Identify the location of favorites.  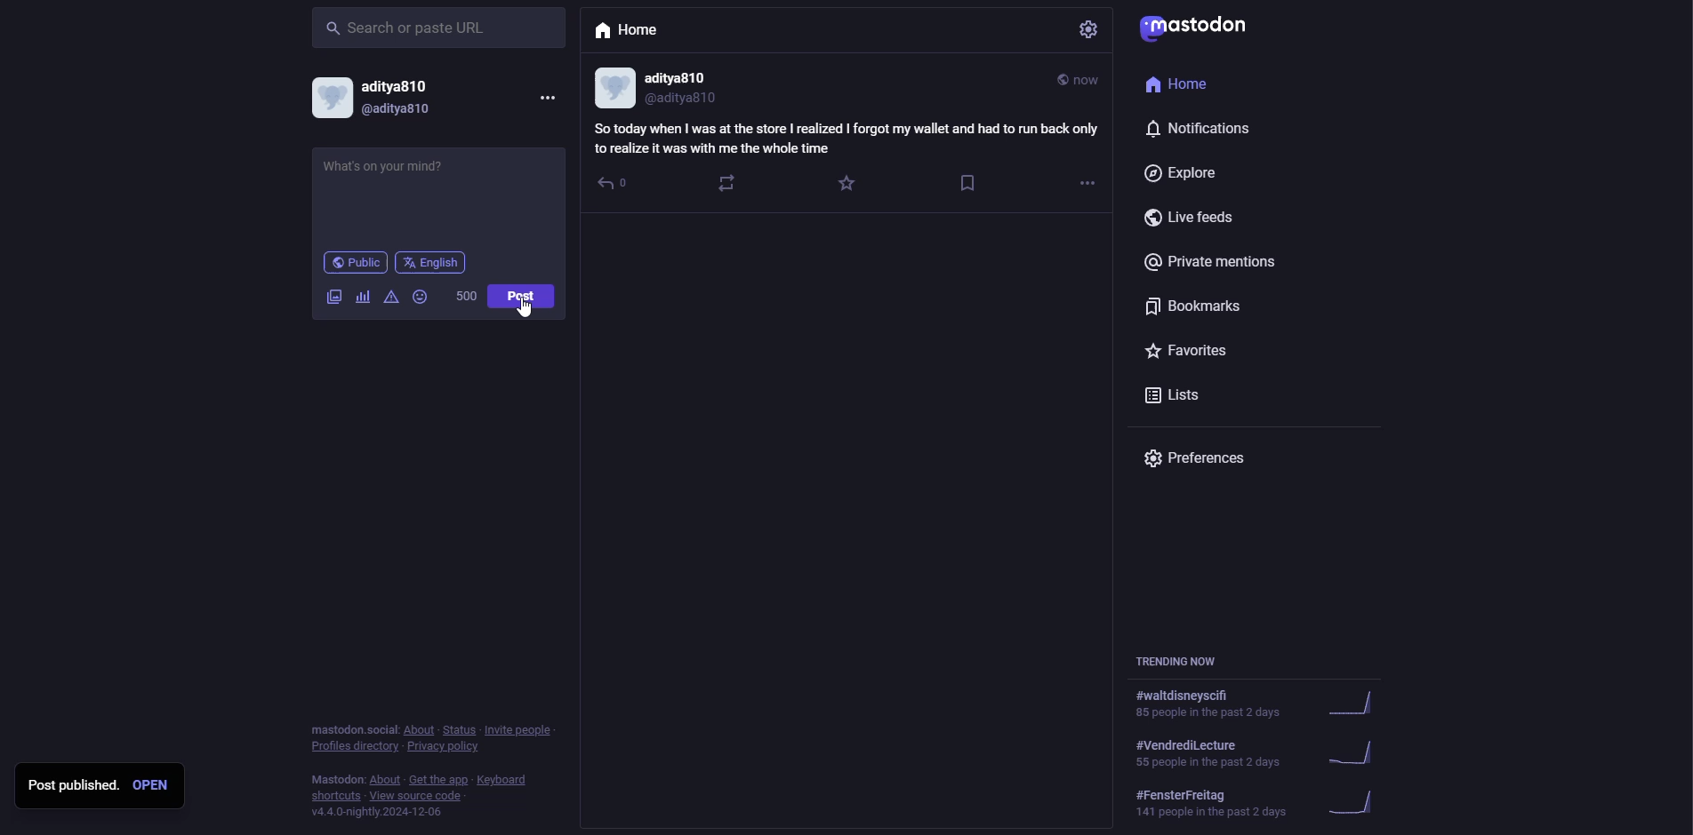
(1190, 351).